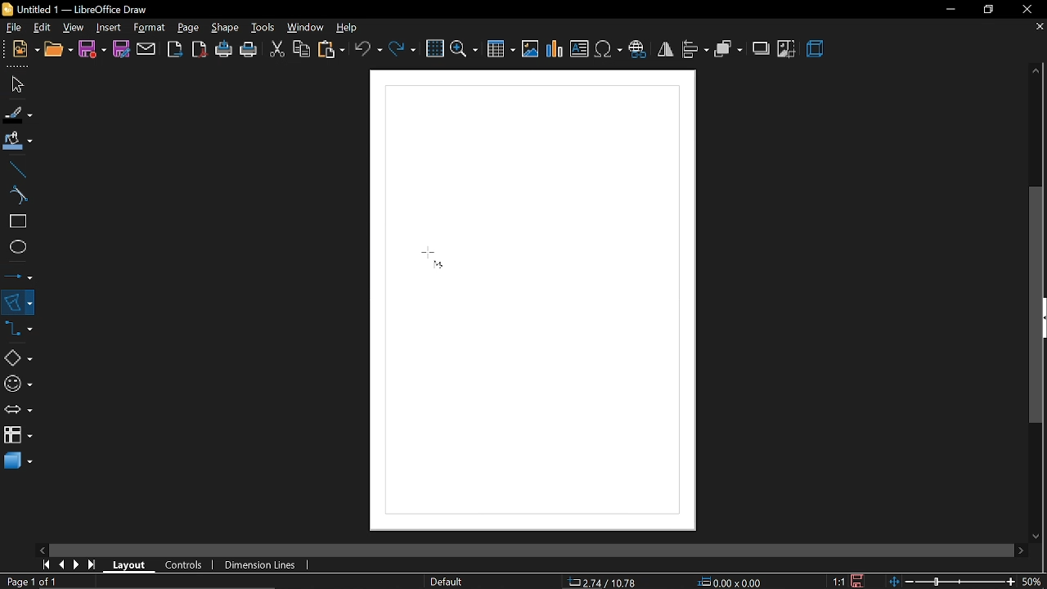  I want to click on save, so click(92, 49).